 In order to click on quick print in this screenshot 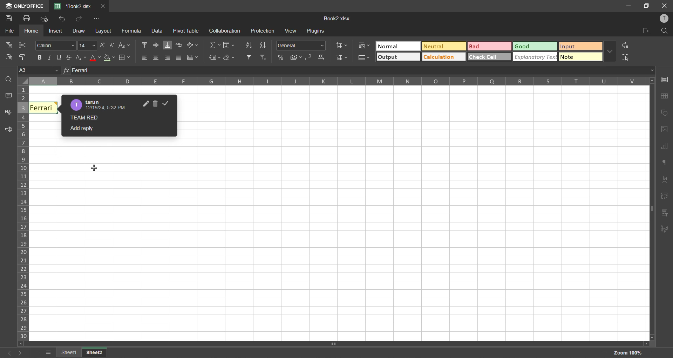, I will do `click(43, 19)`.